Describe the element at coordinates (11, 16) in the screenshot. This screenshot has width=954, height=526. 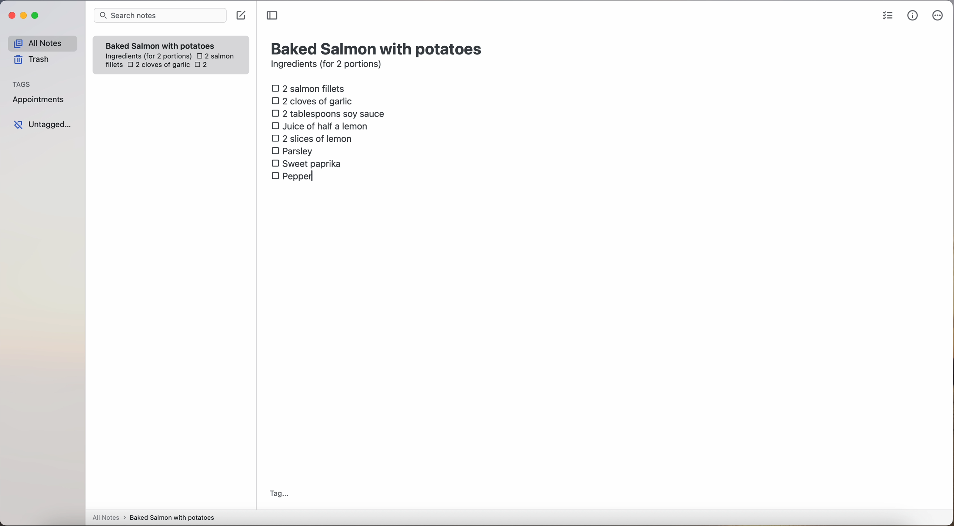
I see `close Simplenote` at that location.